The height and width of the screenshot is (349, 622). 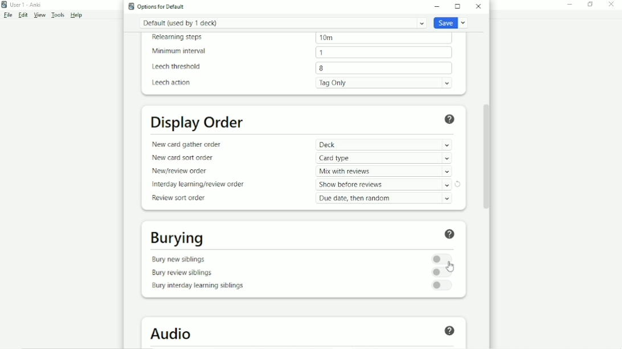 I want to click on Save, so click(x=451, y=23).